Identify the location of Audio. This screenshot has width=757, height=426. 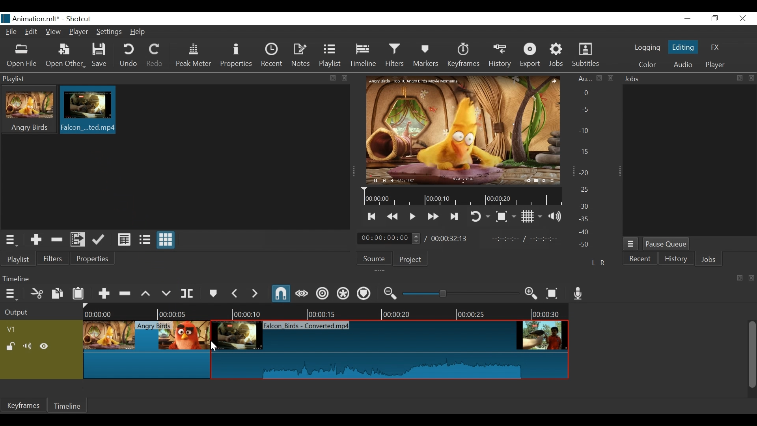
(682, 65).